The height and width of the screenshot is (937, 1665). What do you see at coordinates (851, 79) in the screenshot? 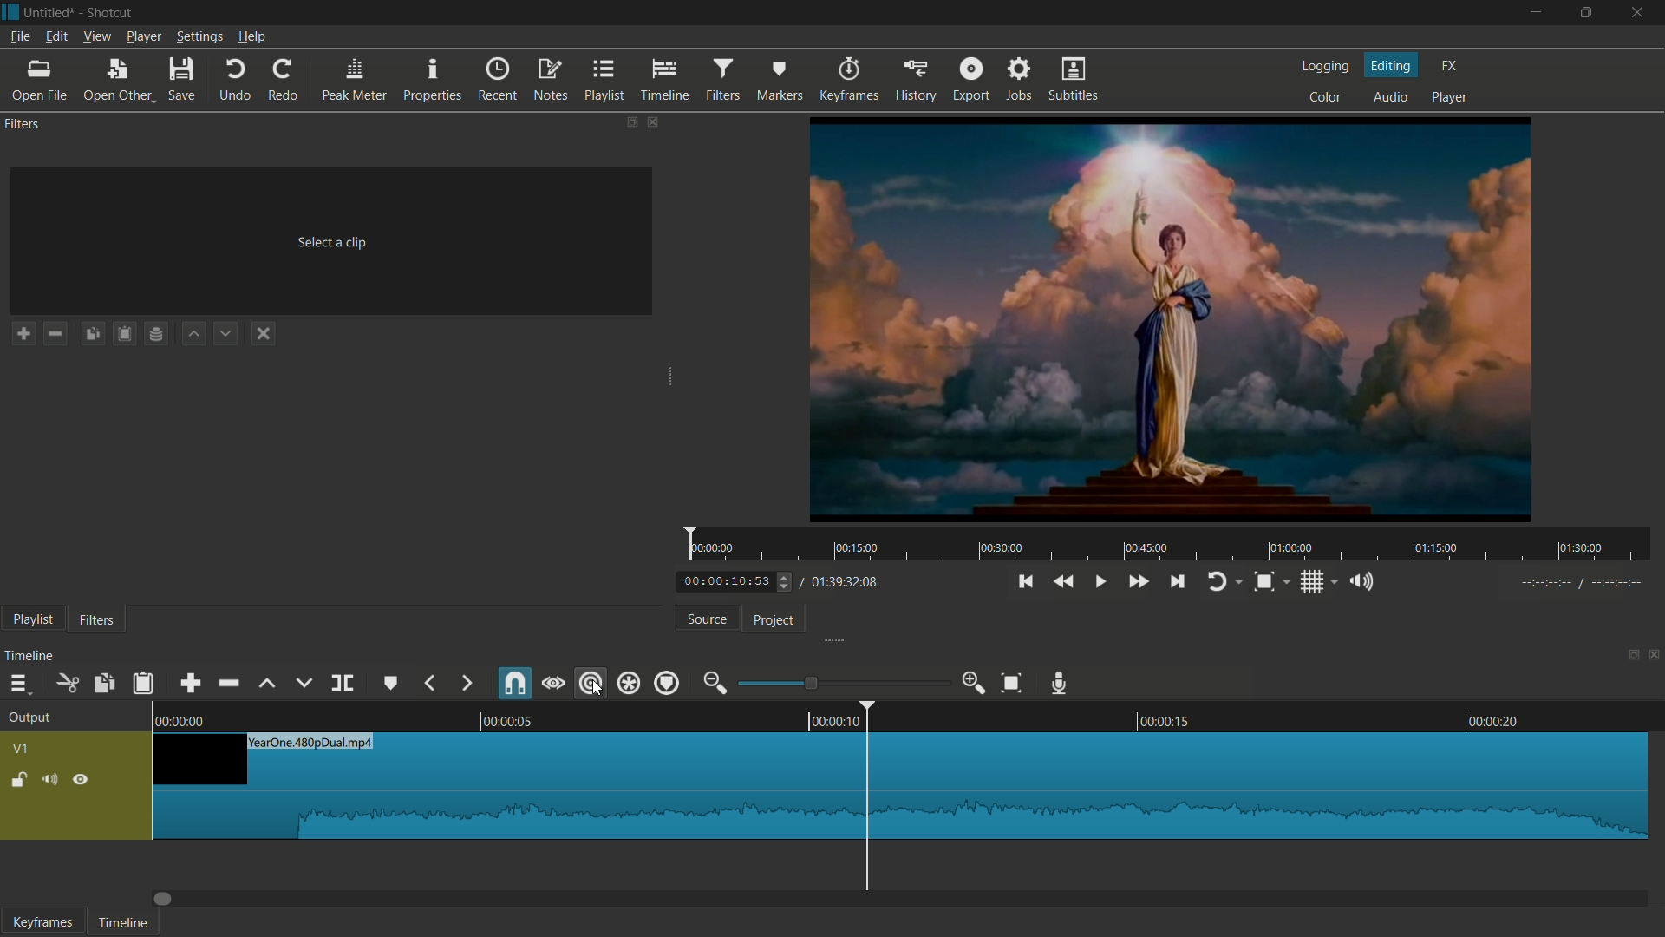
I see `keyframes` at bounding box center [851, 79].